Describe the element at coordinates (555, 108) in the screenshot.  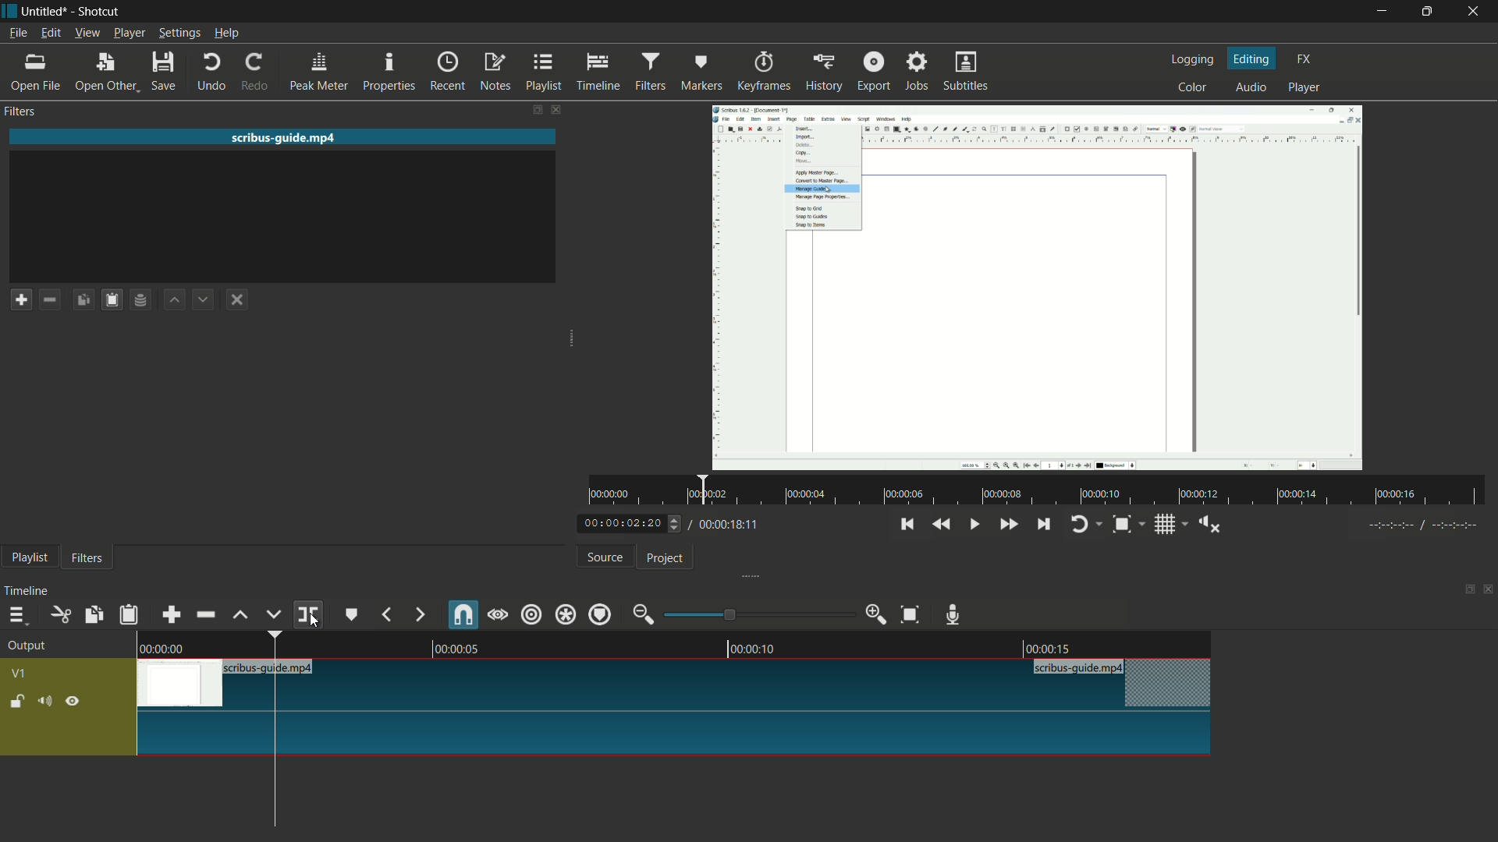
I see `close filters` at that location.